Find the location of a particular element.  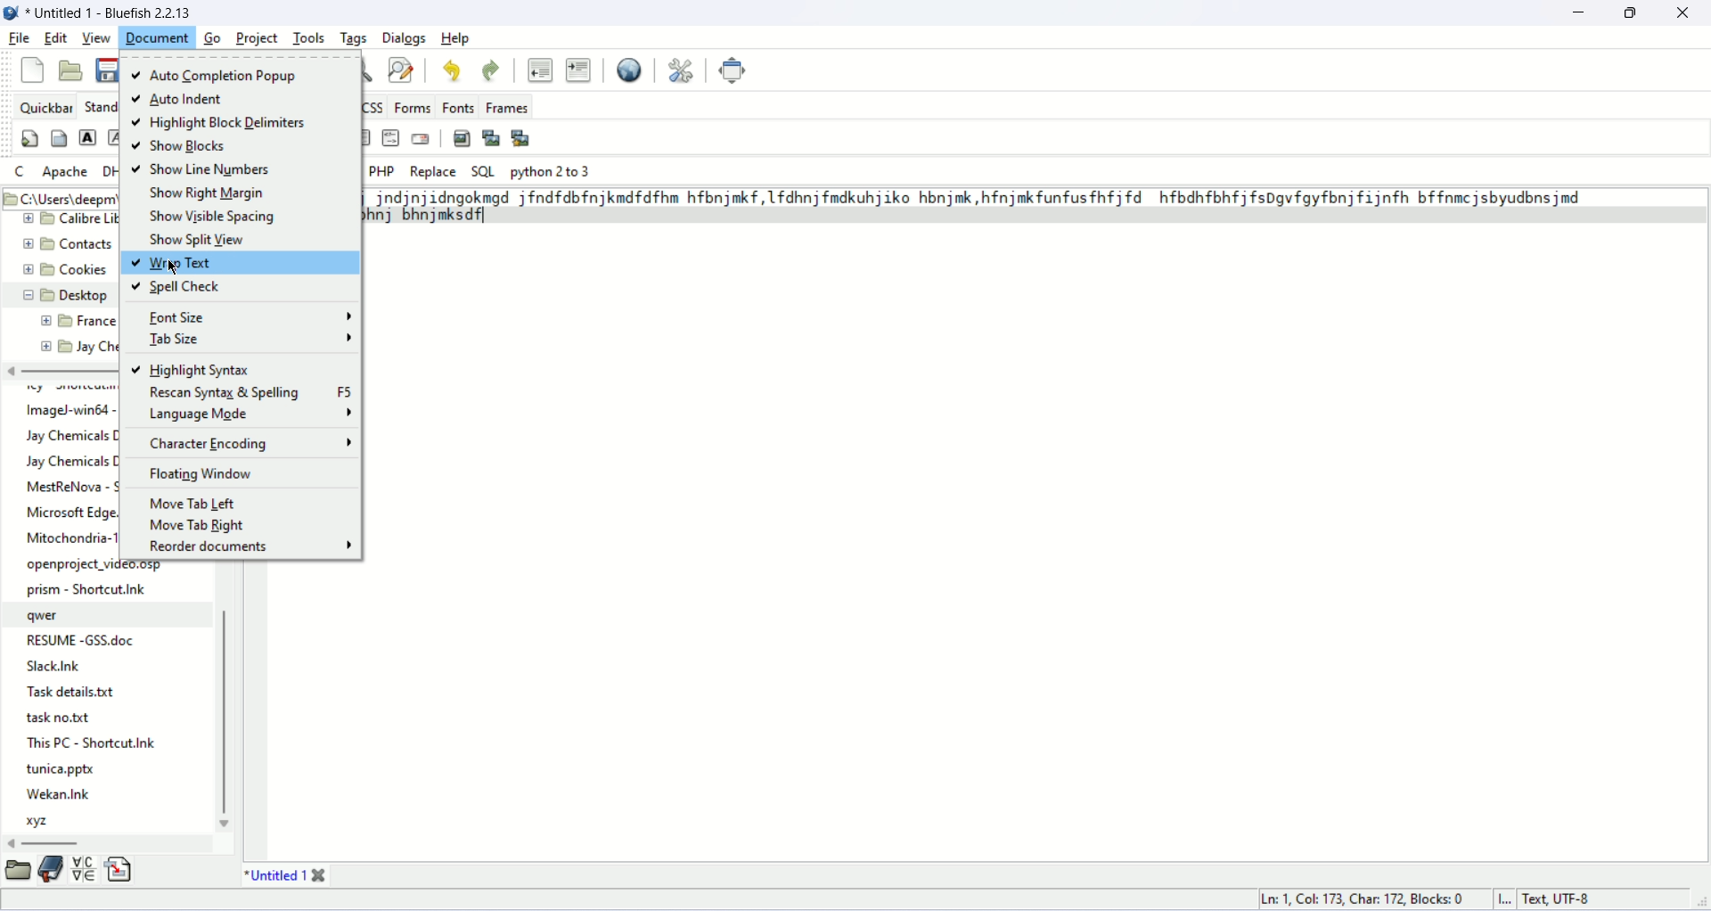

character encoding is located at coordinates (255, 444).